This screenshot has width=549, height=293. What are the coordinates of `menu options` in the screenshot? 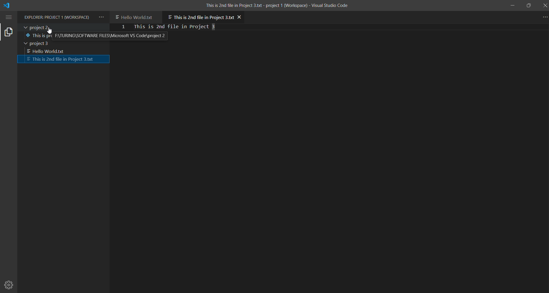 It's located at (10, 17).